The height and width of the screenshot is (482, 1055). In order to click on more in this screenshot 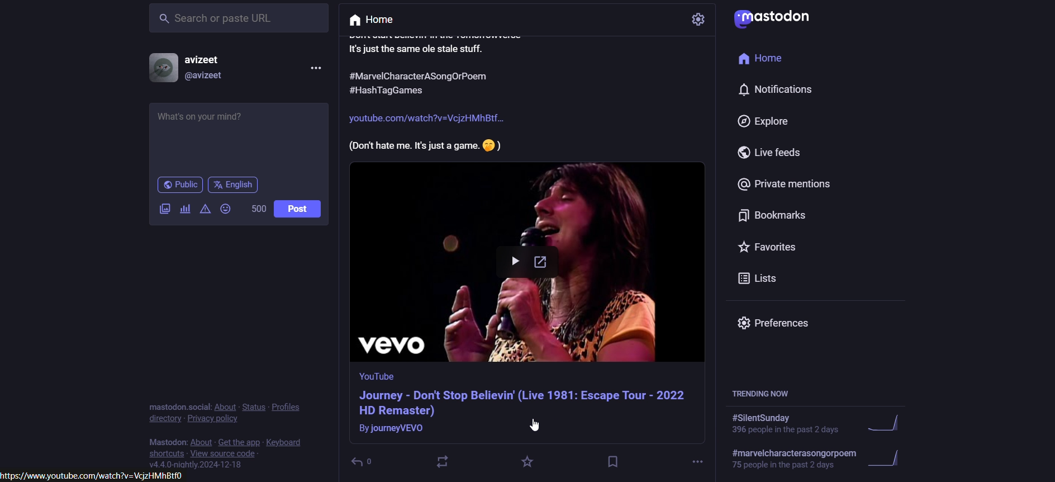, I will do `click(315, 69)`.